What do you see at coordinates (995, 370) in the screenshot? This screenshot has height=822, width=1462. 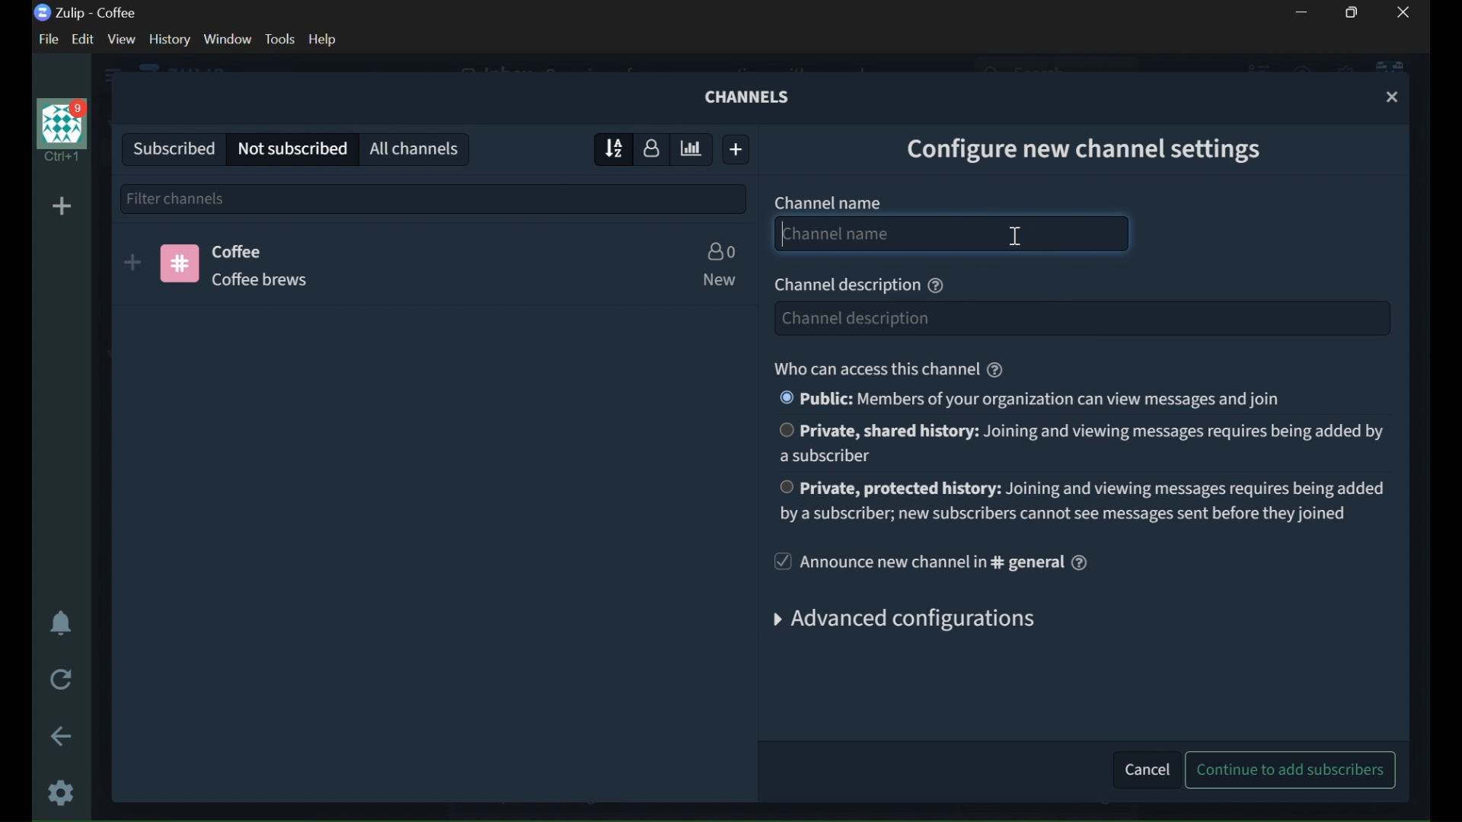 I see `help` at bounding box center [995, 370].